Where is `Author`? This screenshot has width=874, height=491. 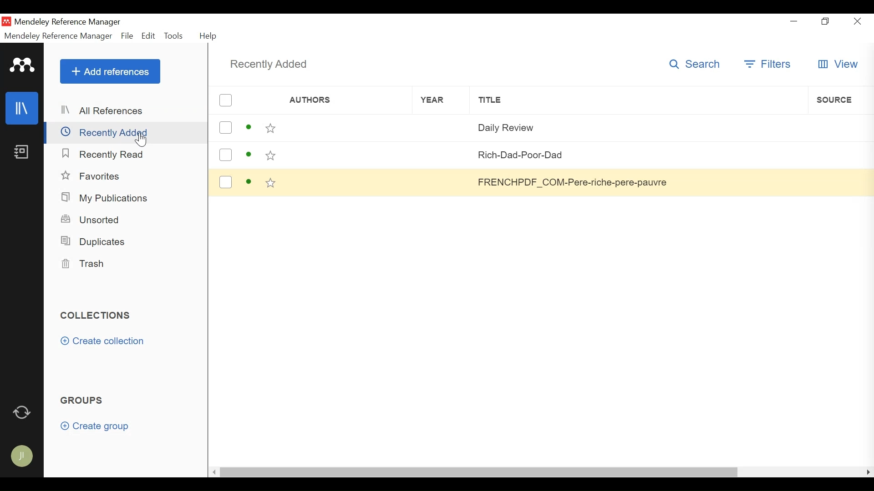 Author is located at coordinates (334, 130).